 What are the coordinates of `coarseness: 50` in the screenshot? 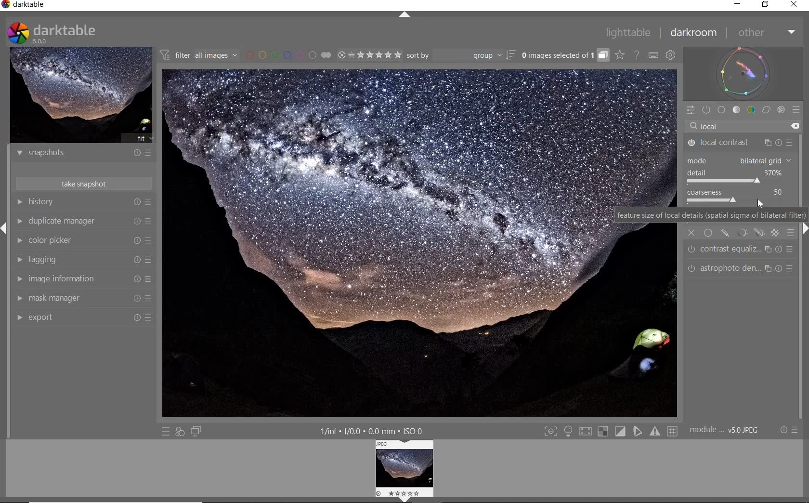 It's located at (734, 192).